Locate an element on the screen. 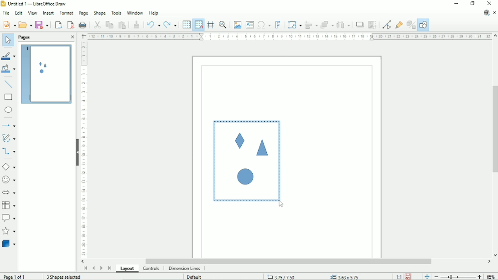  Minimize is located at coordinates (456, 4).